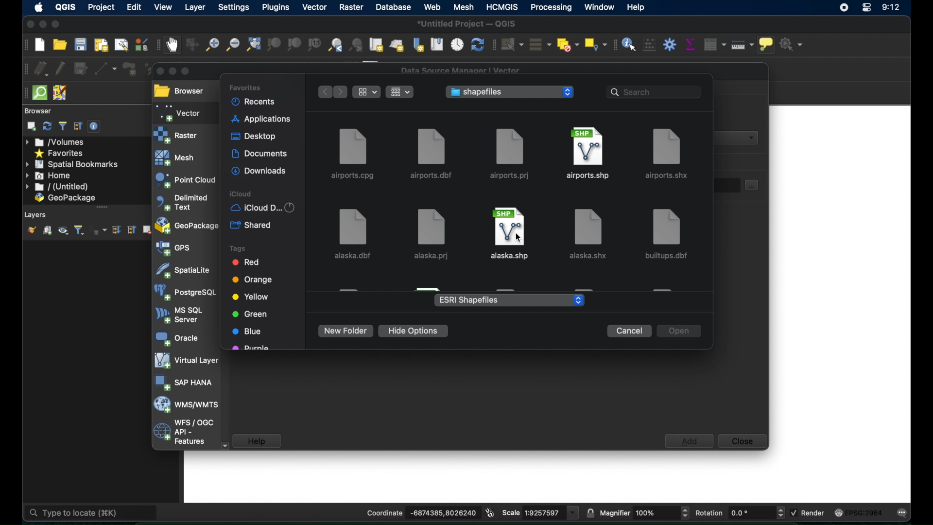 Image resolution: width=933 pixels, height=525 pixels. Describe the element at coordinates (81, 45) in the screenshot. I see `save project` at that location.